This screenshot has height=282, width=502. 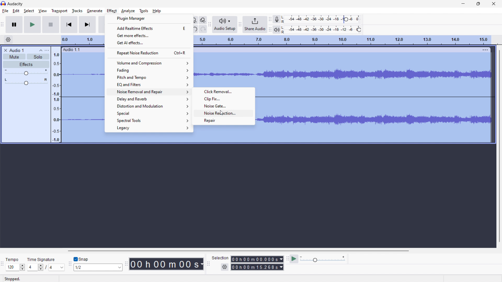 I want to click on Stopped , so click(x=13, y=279).